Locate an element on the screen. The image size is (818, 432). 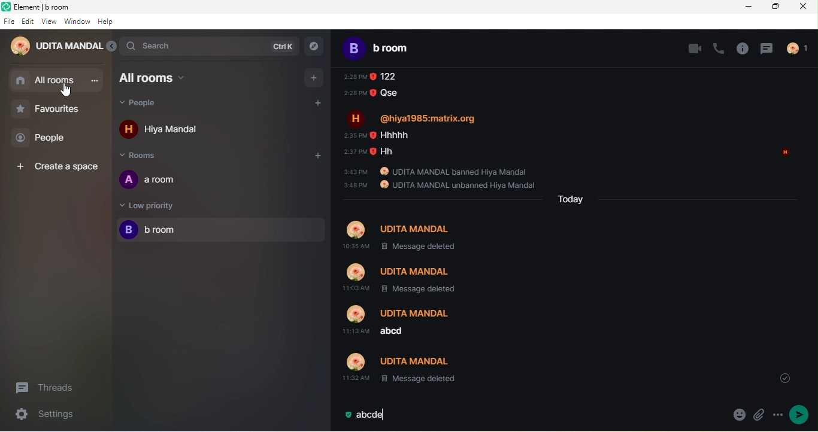
voice call is located at coordinates (716, 47).